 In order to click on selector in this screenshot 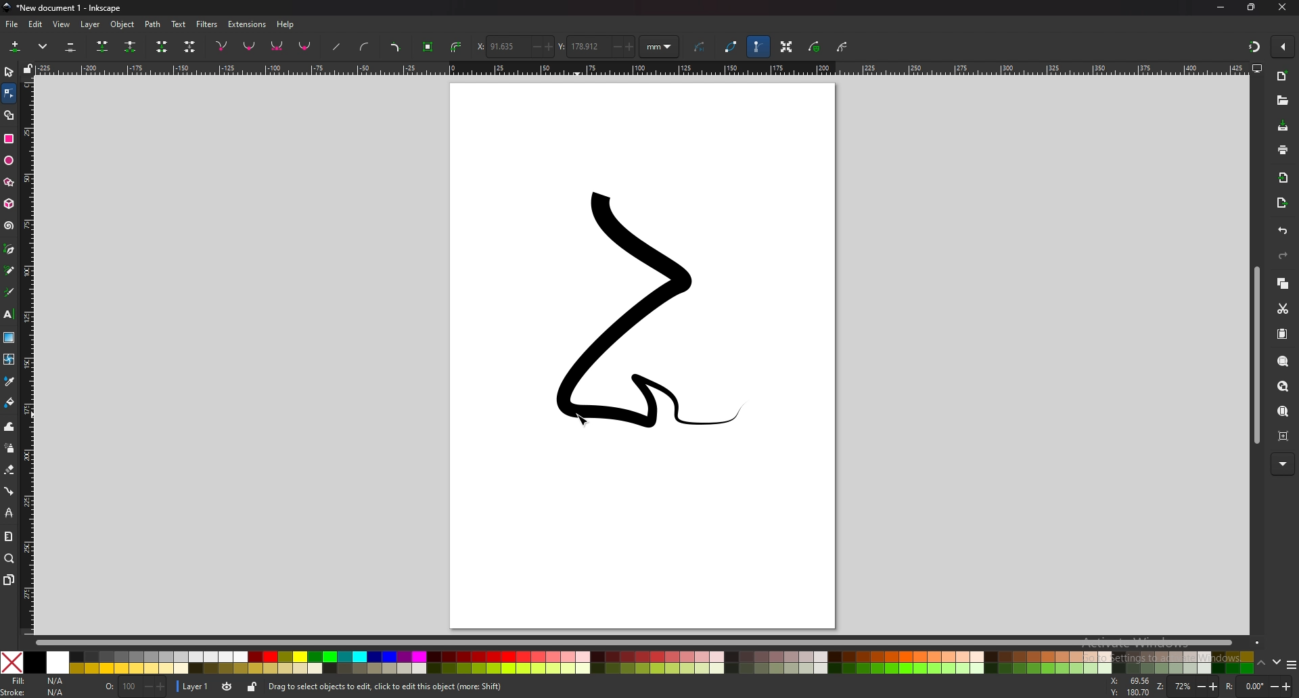, I will do `click(9, 72)`.